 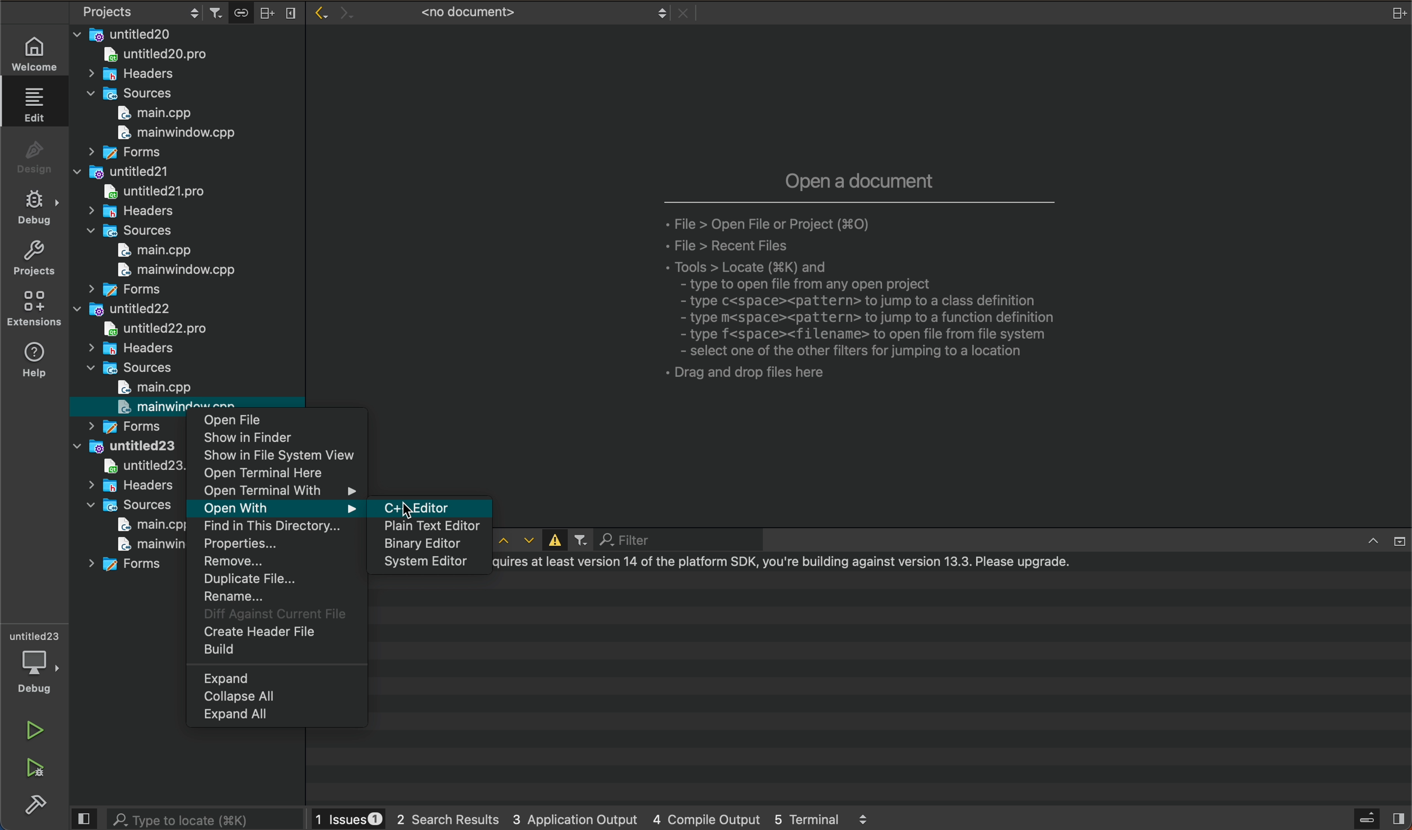 What do you see at coordinates (343, 9) in the screenshot?
I see `next` at bounding box center [343, 9].